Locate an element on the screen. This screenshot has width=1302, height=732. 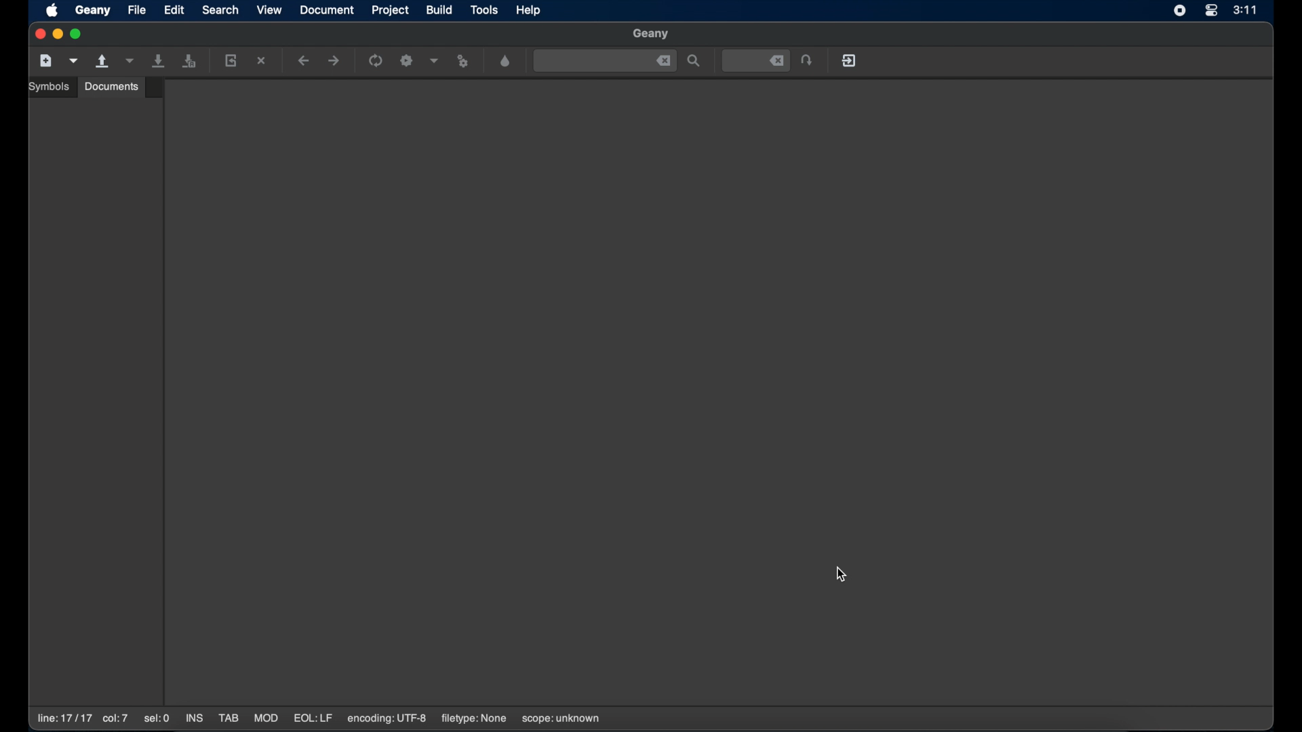
open an existing file is located at coordinates (103, 62).